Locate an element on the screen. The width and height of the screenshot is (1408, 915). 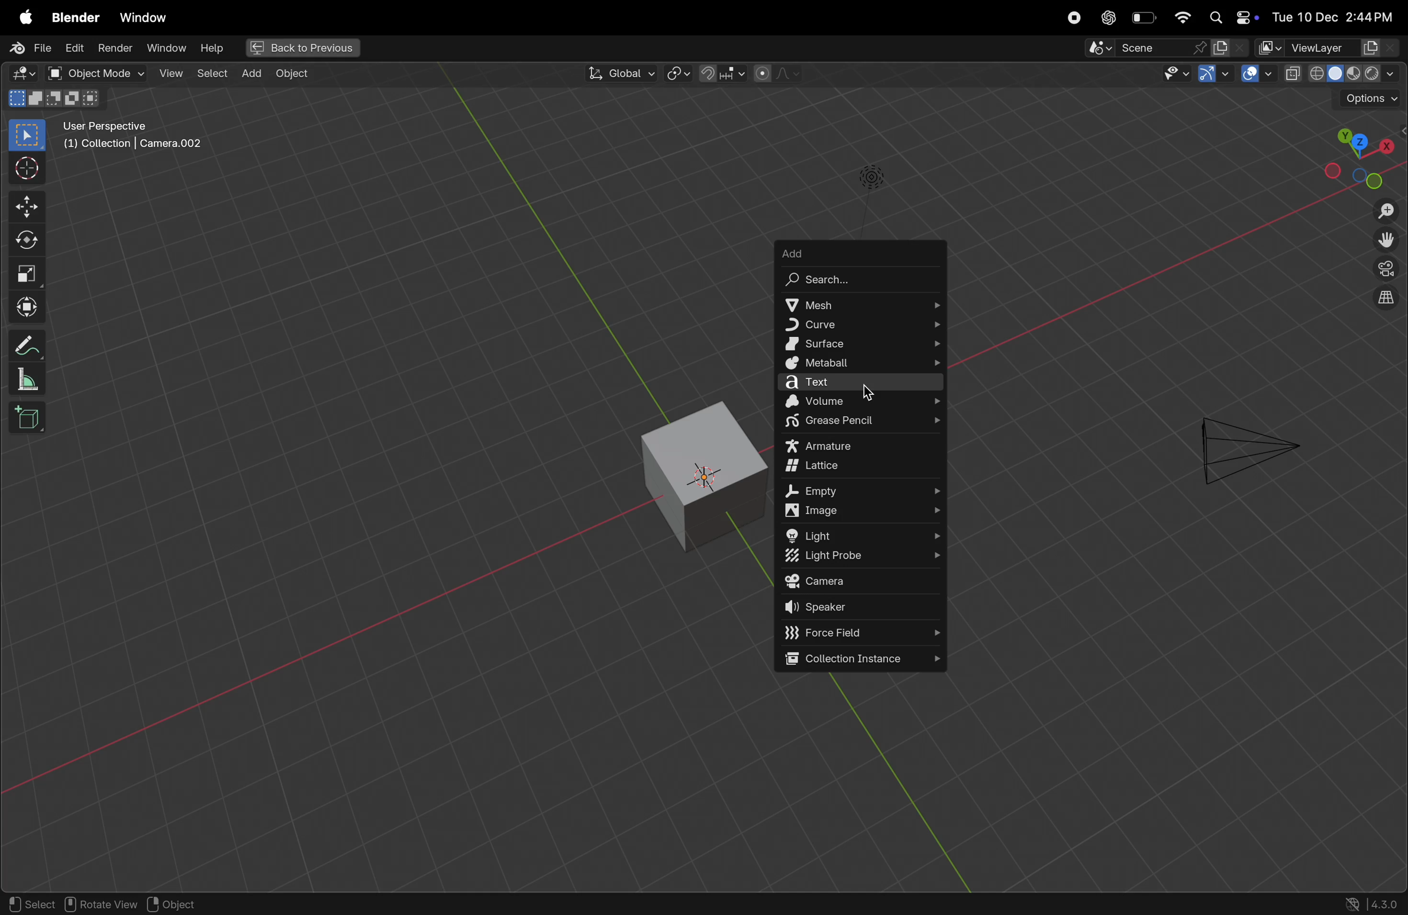
Add is located at coordinates (861, 253).